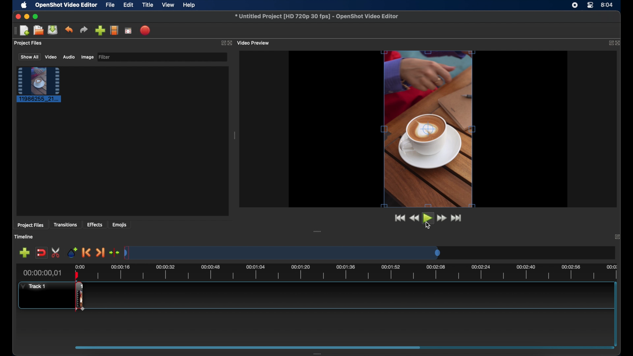 The image size is (633, 356). Describe the element at coordinates (80, 266) in the screenshot. I see `0.00` at that location.